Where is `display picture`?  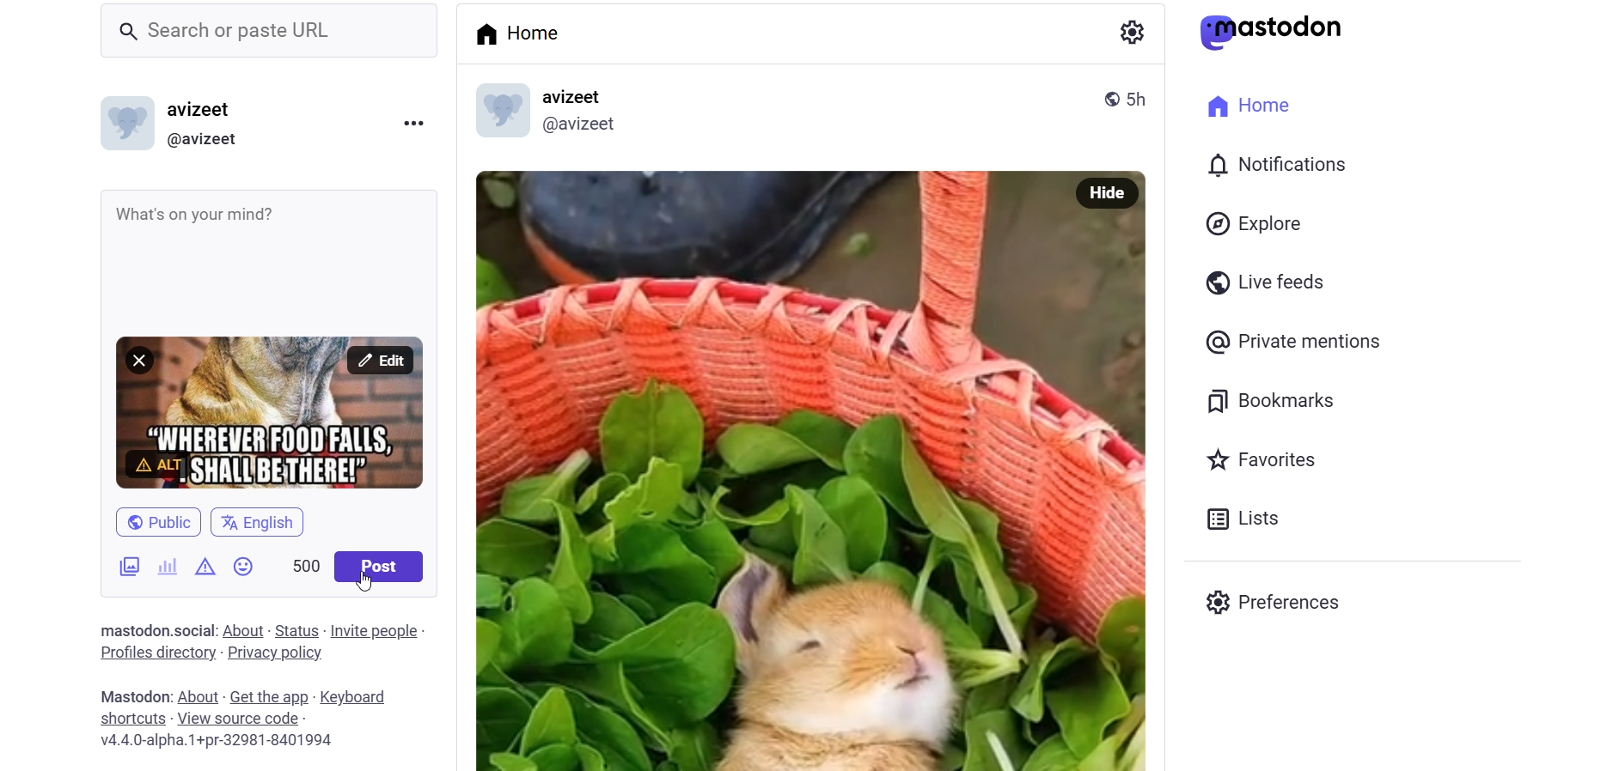
display picture is located at coordinates (498, 112).